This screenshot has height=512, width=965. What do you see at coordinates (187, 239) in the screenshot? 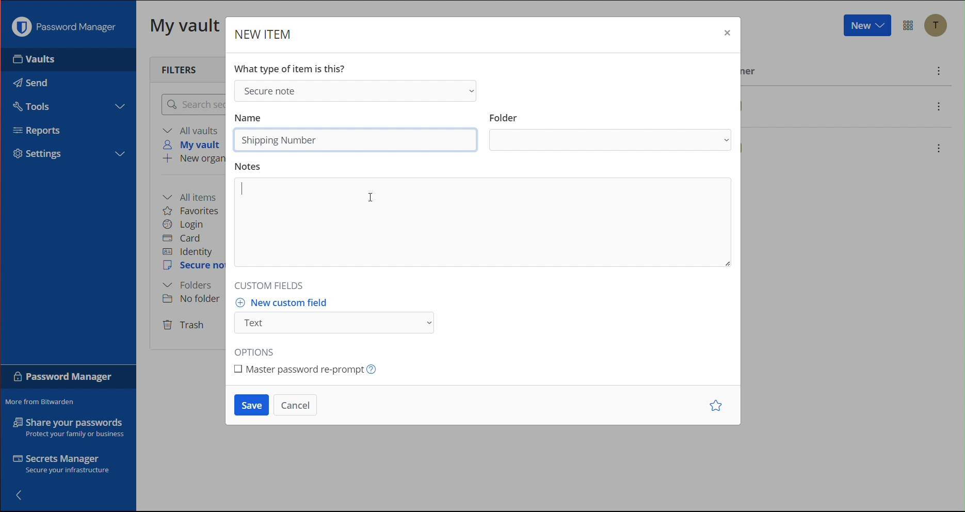
I see `Card` at bounding box center [187, 239].